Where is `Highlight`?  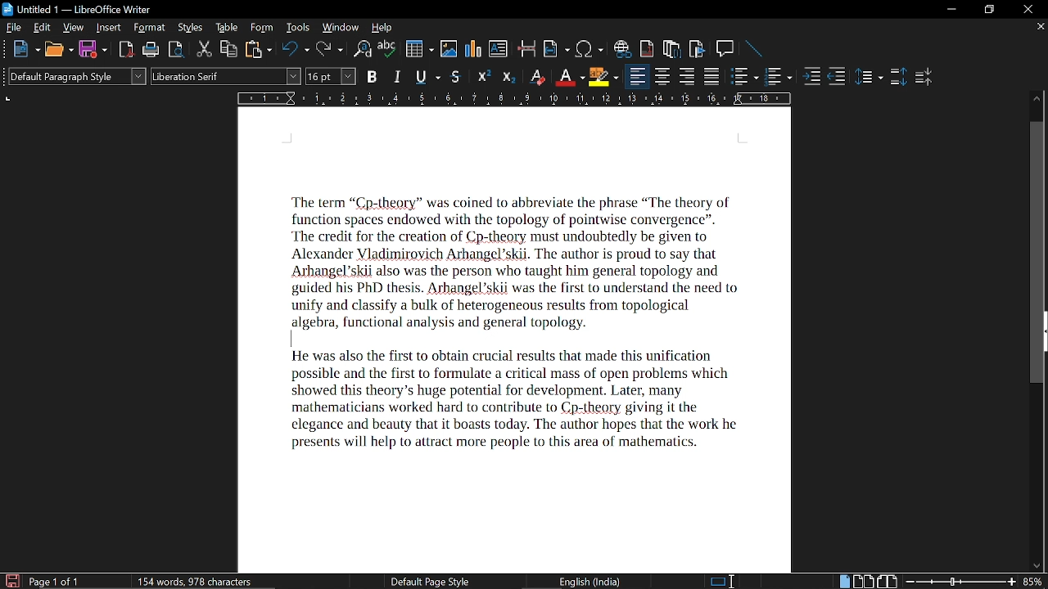
Highlight is located at coordinates (603, 76).